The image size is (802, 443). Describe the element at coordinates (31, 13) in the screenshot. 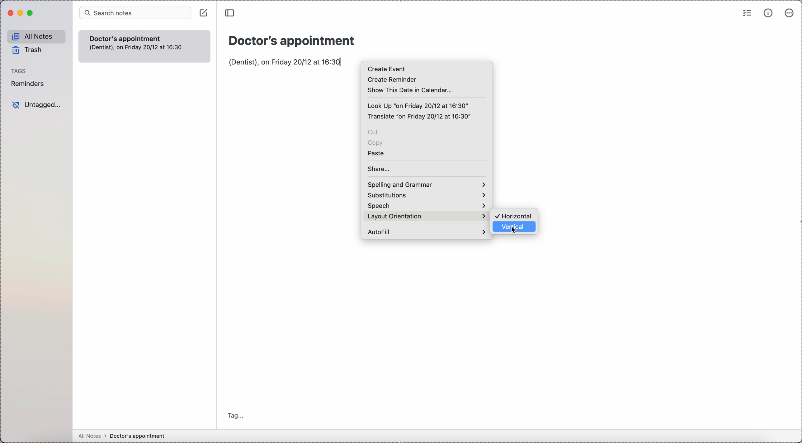

I see `maximize Simplenote` at that location.